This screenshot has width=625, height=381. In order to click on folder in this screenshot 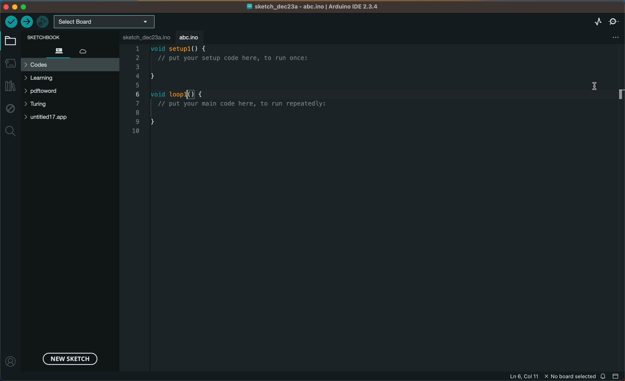, I will do `click(9, 41)`.